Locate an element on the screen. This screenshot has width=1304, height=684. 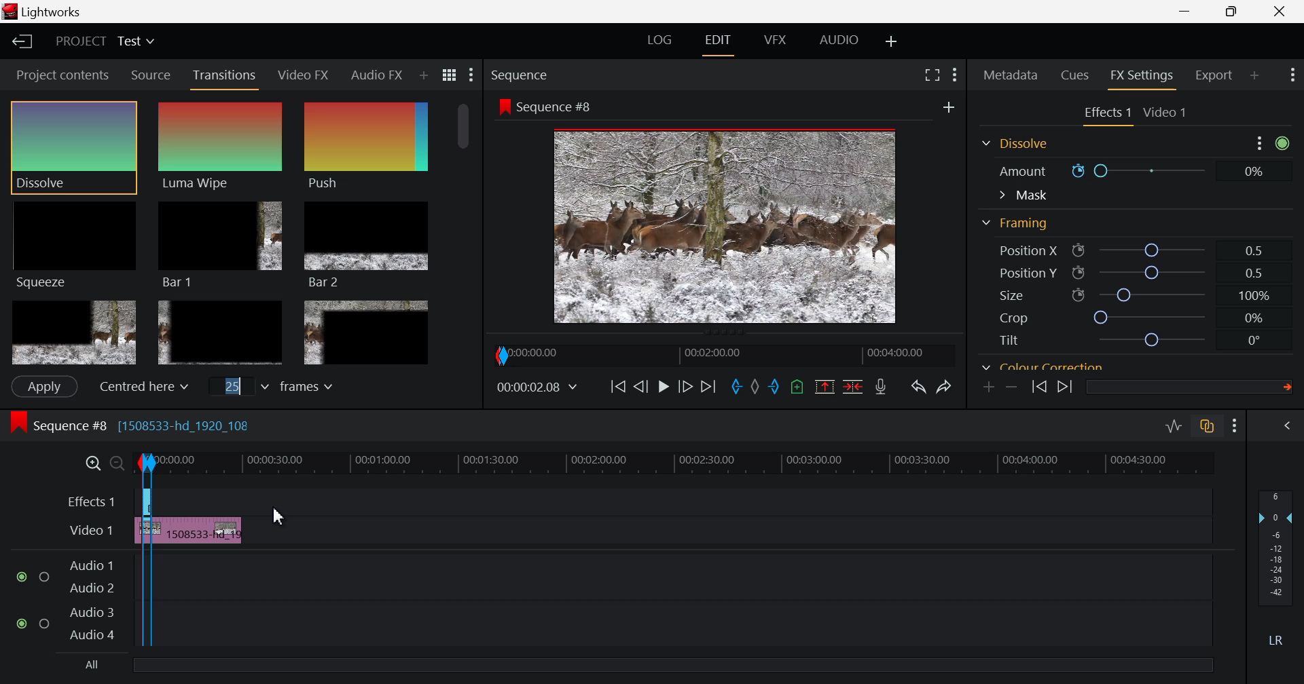
Bar 2 is located at coordinates (367, 244).